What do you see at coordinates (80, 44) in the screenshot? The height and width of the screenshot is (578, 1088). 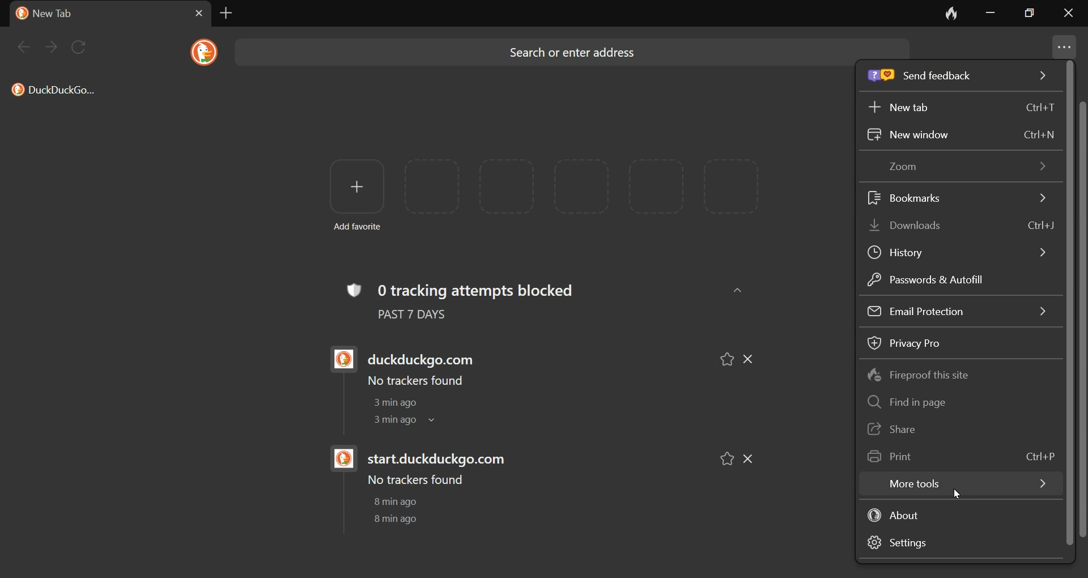 I see `refresh` at bounding box center [80, 44].